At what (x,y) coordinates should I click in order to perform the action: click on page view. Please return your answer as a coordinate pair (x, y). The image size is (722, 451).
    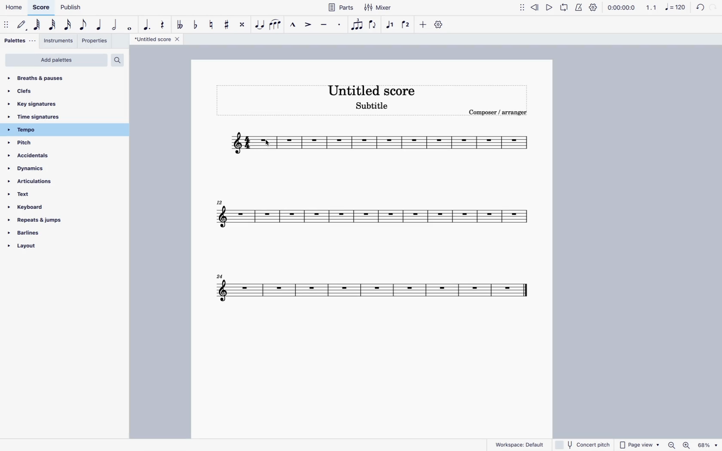
    Looking at the image, I should click on (639, 445).